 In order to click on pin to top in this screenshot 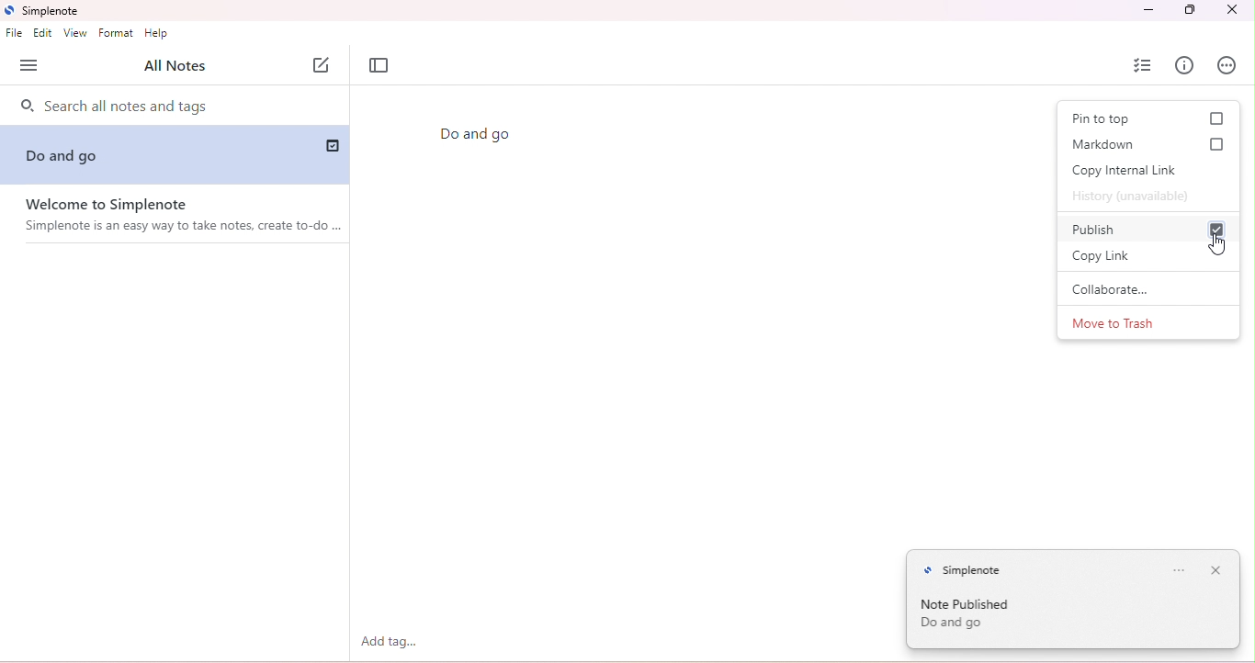, I will do `click(1102, 119)`.